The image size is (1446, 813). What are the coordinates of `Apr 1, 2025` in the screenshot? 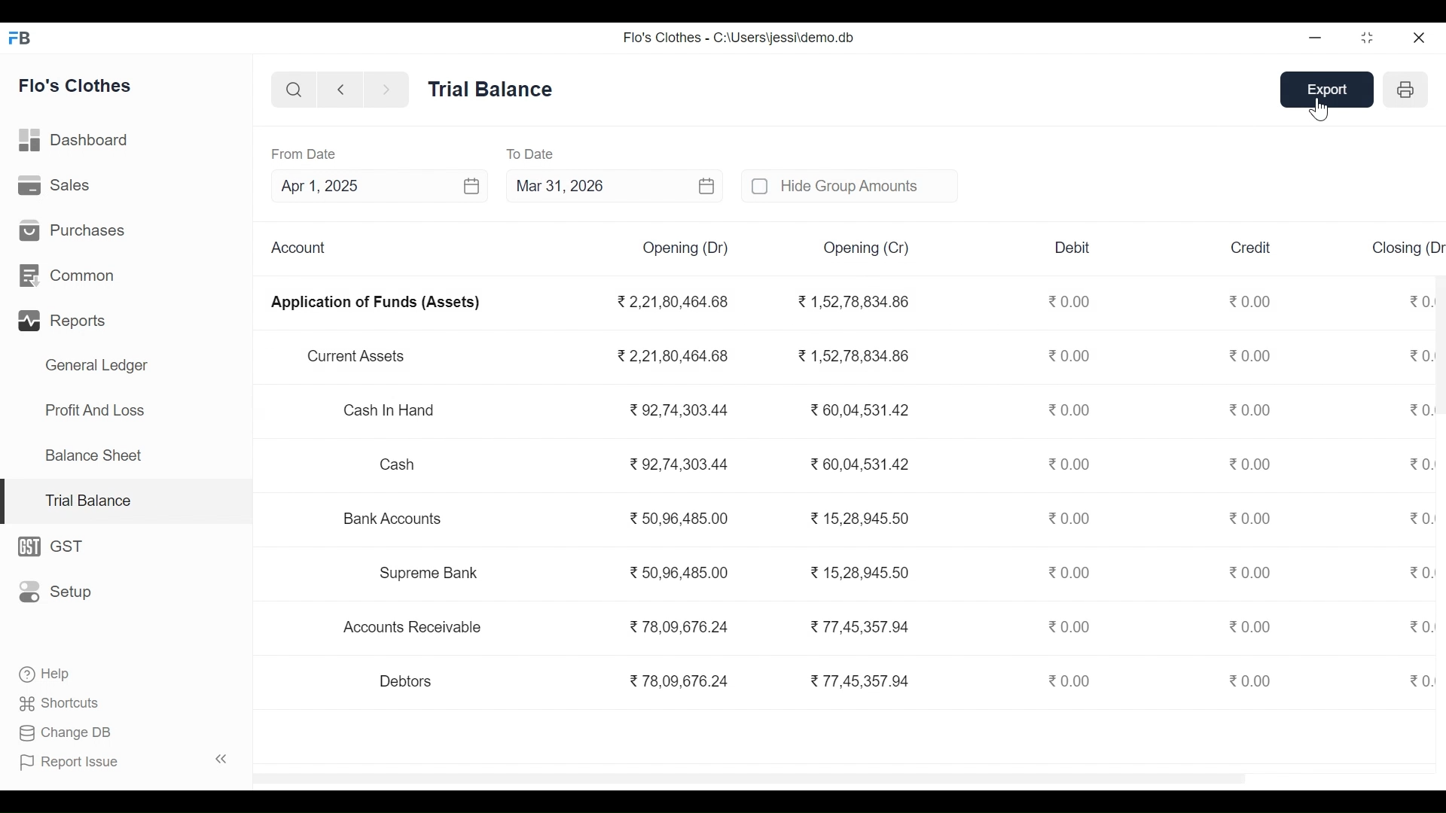 It's located at (378, 185).